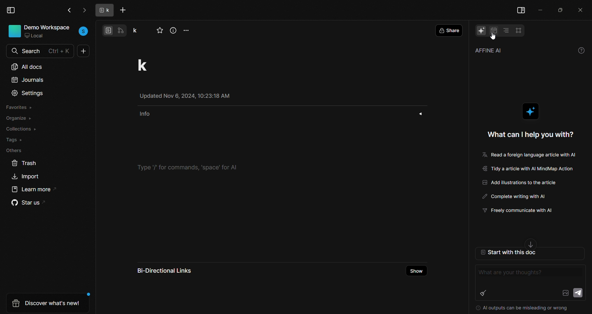 This screenshot has width=592, height=314. Describe the element at coordinates (45, 303) in the screenshot. I see `discover whats new` at that location.